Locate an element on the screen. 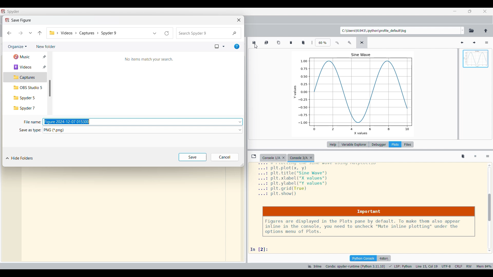 The height and width of the screenshot is (277, 493). Go to previous folder is located at coordinates (40, 33).